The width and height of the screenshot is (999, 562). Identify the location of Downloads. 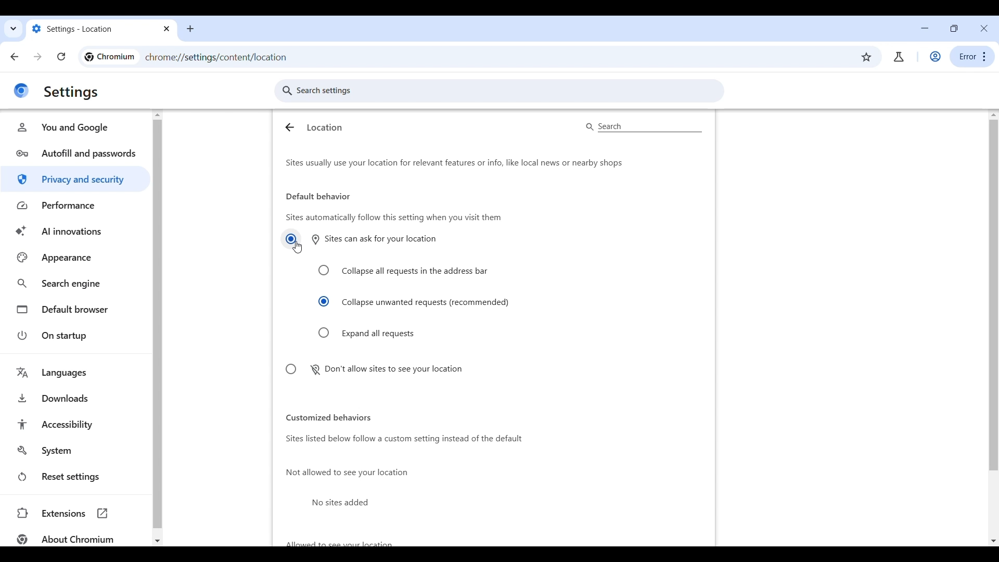
(74, 398).